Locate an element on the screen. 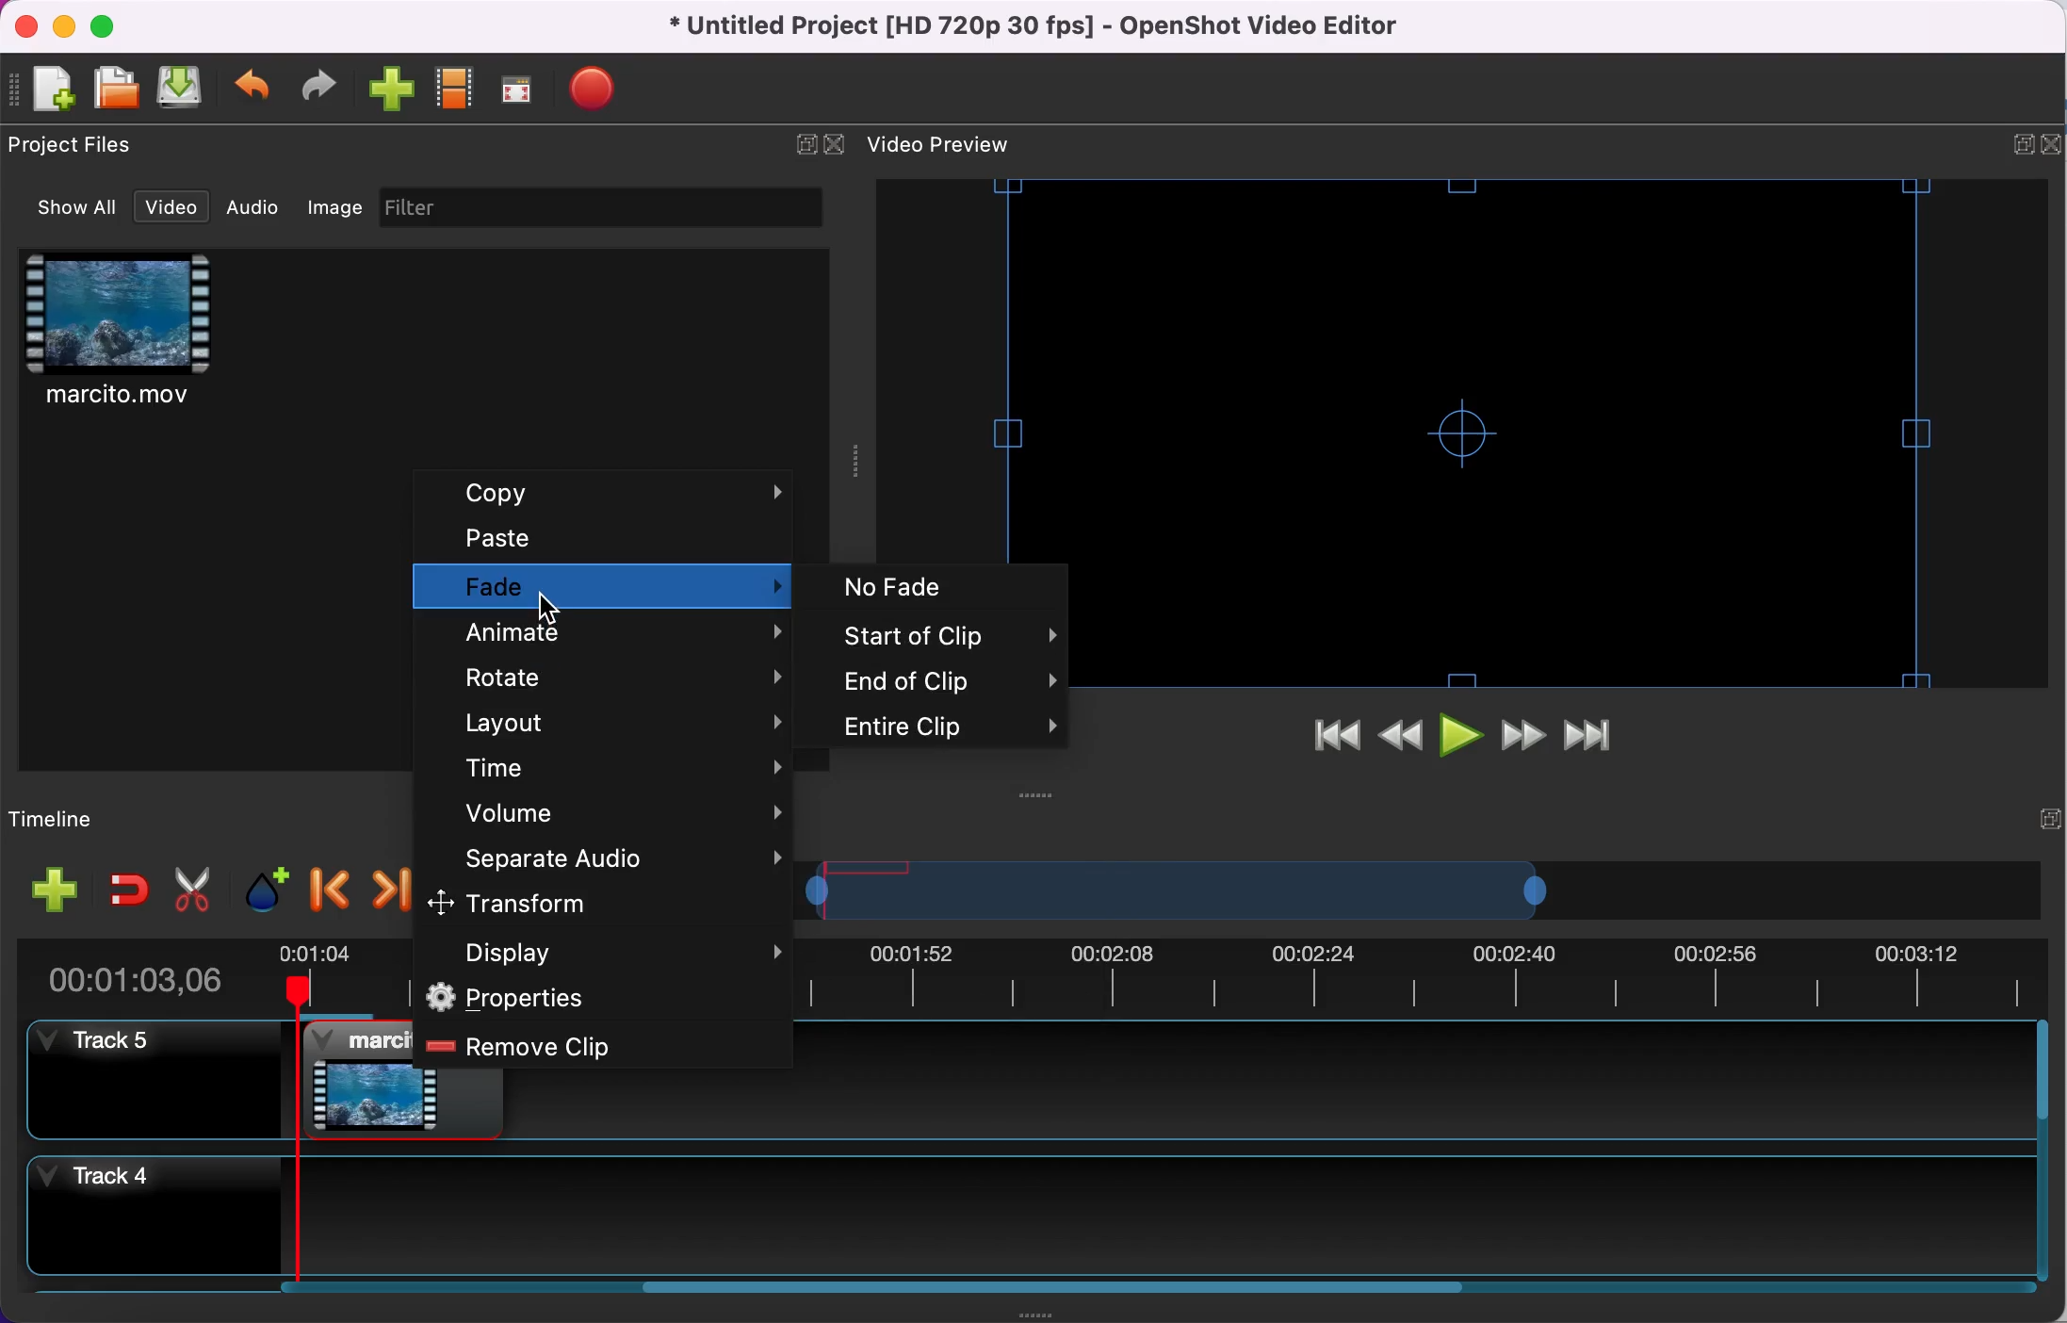 The width and height of the screenshot is (2067, 1323). clip is located at coordinates (363, 1077).